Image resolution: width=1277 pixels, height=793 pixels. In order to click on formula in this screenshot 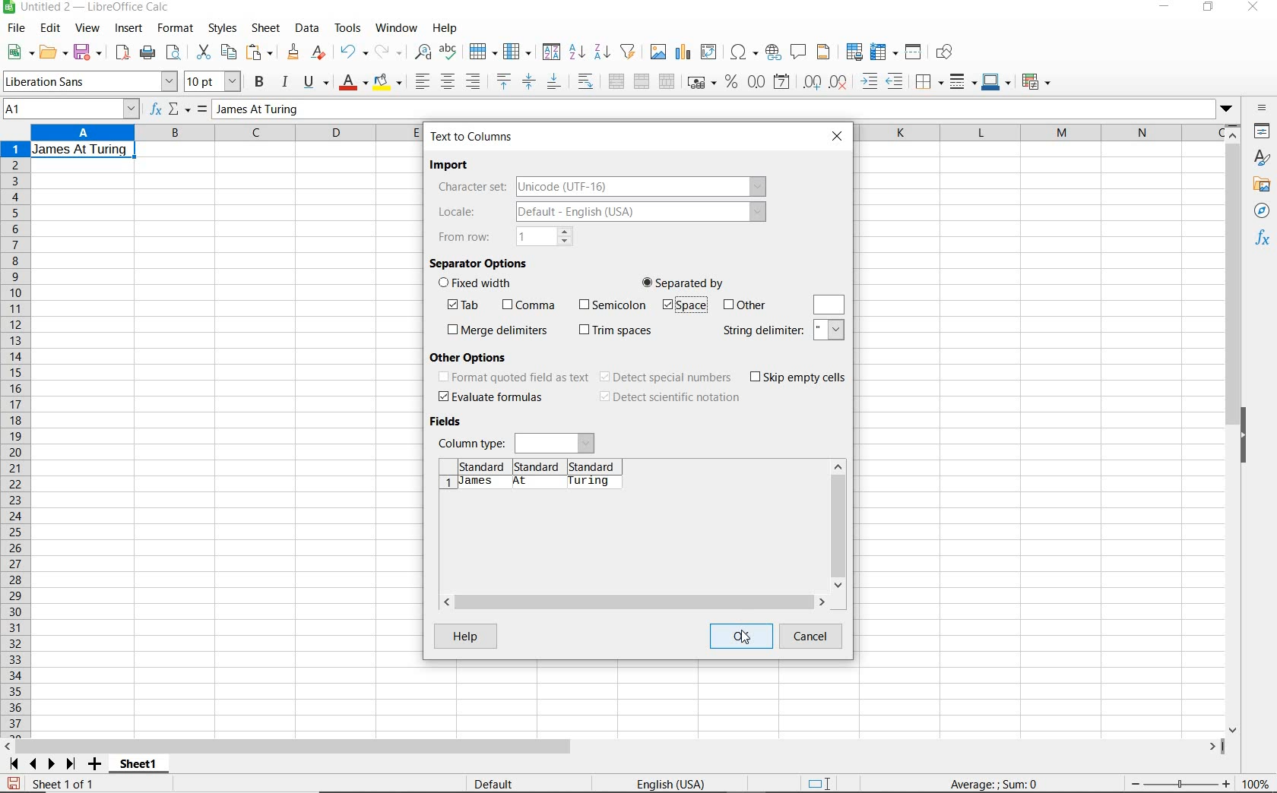, I will do `click(201, 110)`.